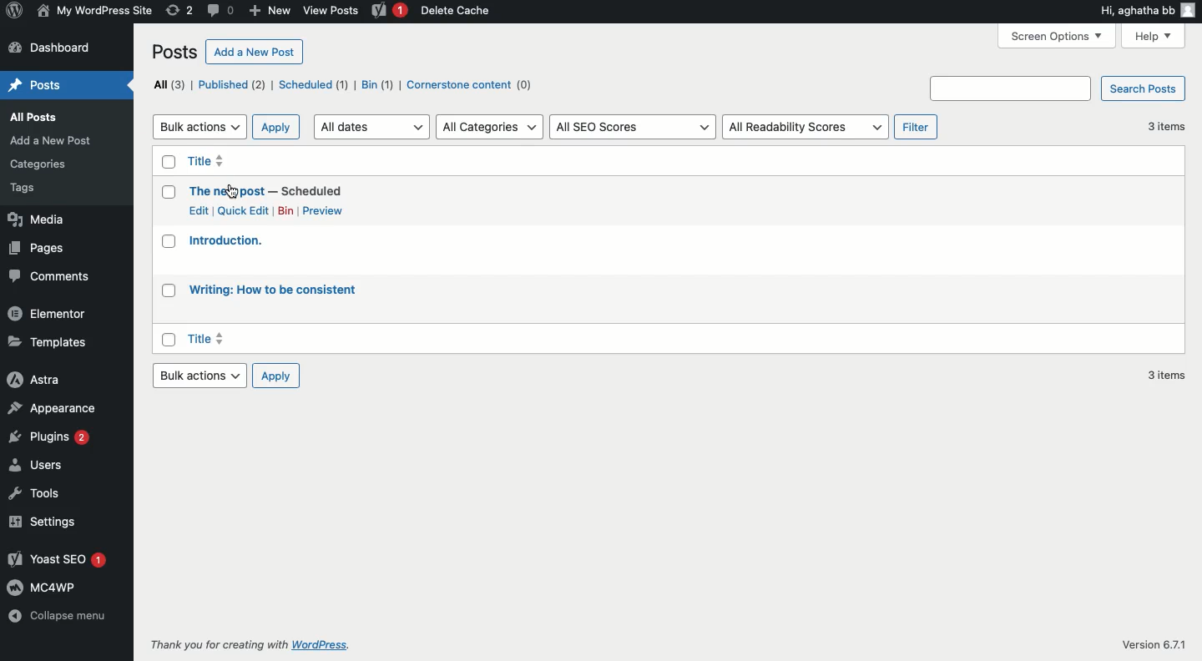 This screenshot has height=661, width=1202. What do you see at coordinates (255, 51) in the screenshot?
I see `Add a new posts` at bounding box center [255, 51].